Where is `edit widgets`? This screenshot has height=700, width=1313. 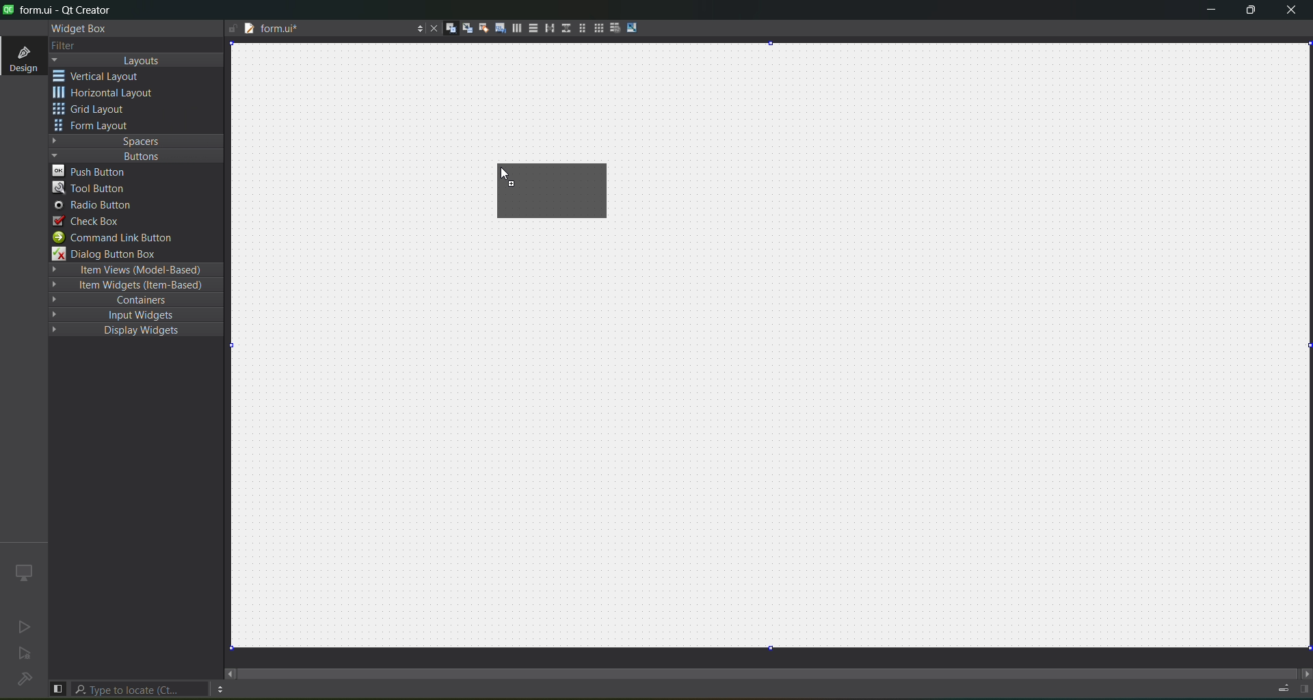
edit widgets is located at coordinates (451, 29).